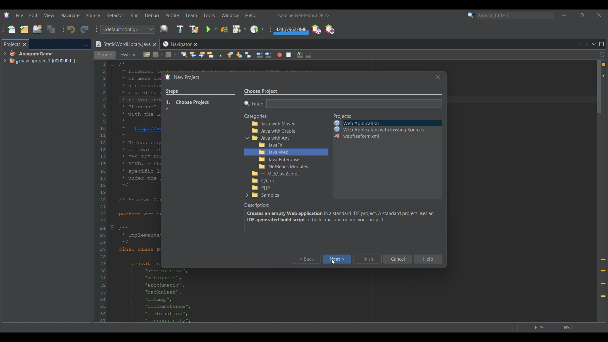 Image resolution: width=608 pixels, height=342 pixels. What do you see at coordinates (599, 191) in the screenshot?
I see `Vertical slide bar` at bounding box center [599, 191].